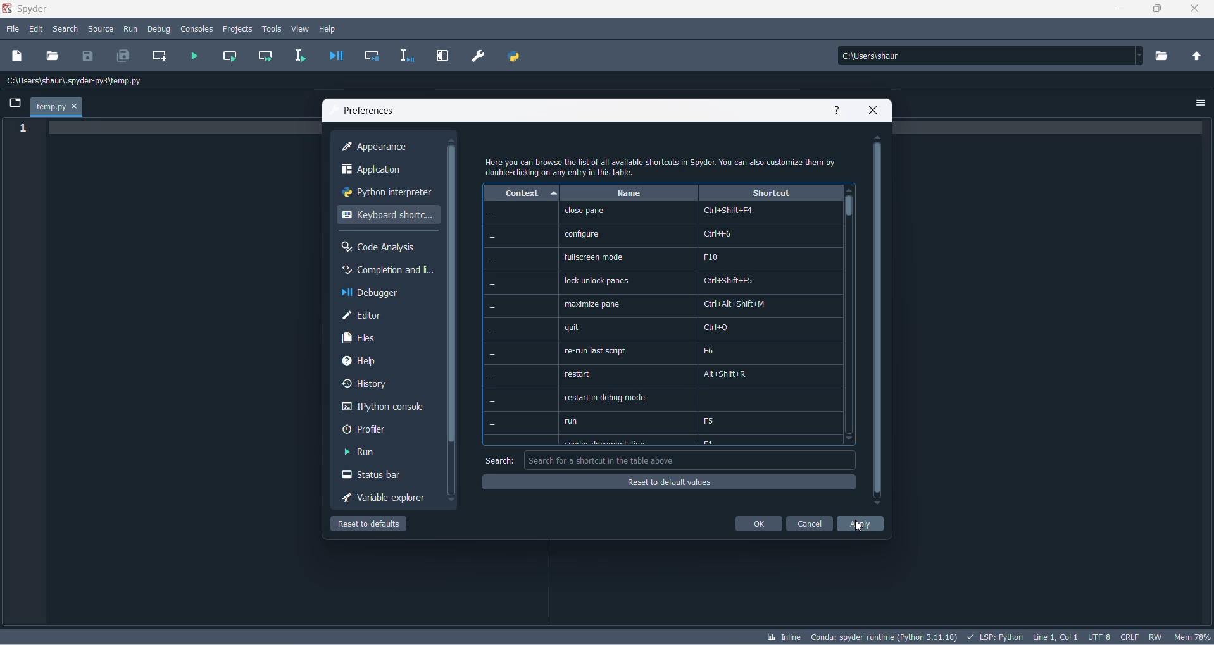  I want to click on configure, so click(582, 233).